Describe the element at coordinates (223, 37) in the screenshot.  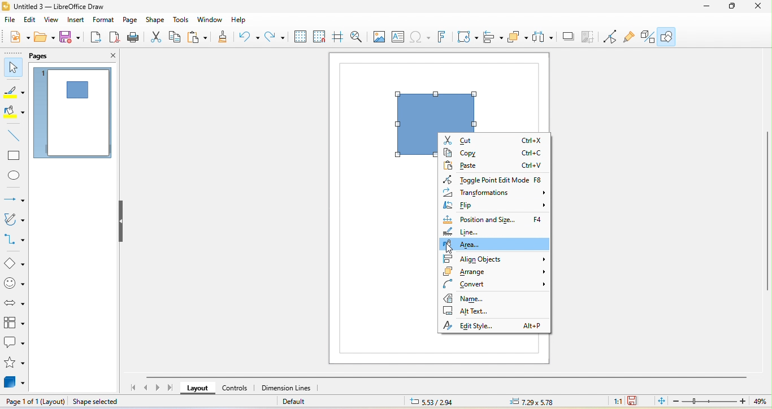
I see `clone formatting` at that location.